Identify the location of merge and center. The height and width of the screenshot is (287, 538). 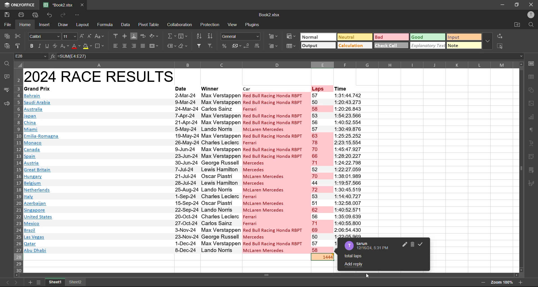
(155, 46).